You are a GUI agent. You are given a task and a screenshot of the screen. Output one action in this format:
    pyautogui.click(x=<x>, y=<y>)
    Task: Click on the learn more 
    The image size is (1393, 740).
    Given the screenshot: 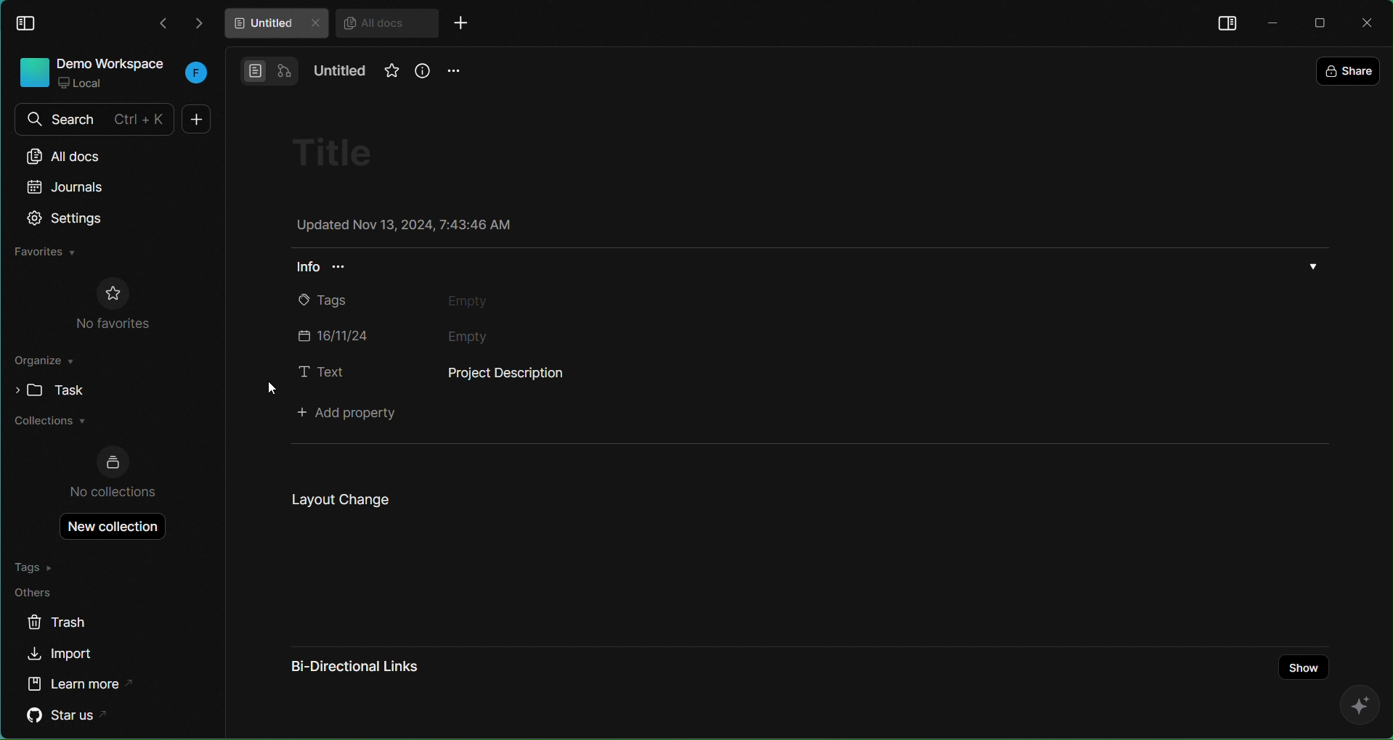 What is the action you would take?
    pyautogui.click(x=82, y=682)
    